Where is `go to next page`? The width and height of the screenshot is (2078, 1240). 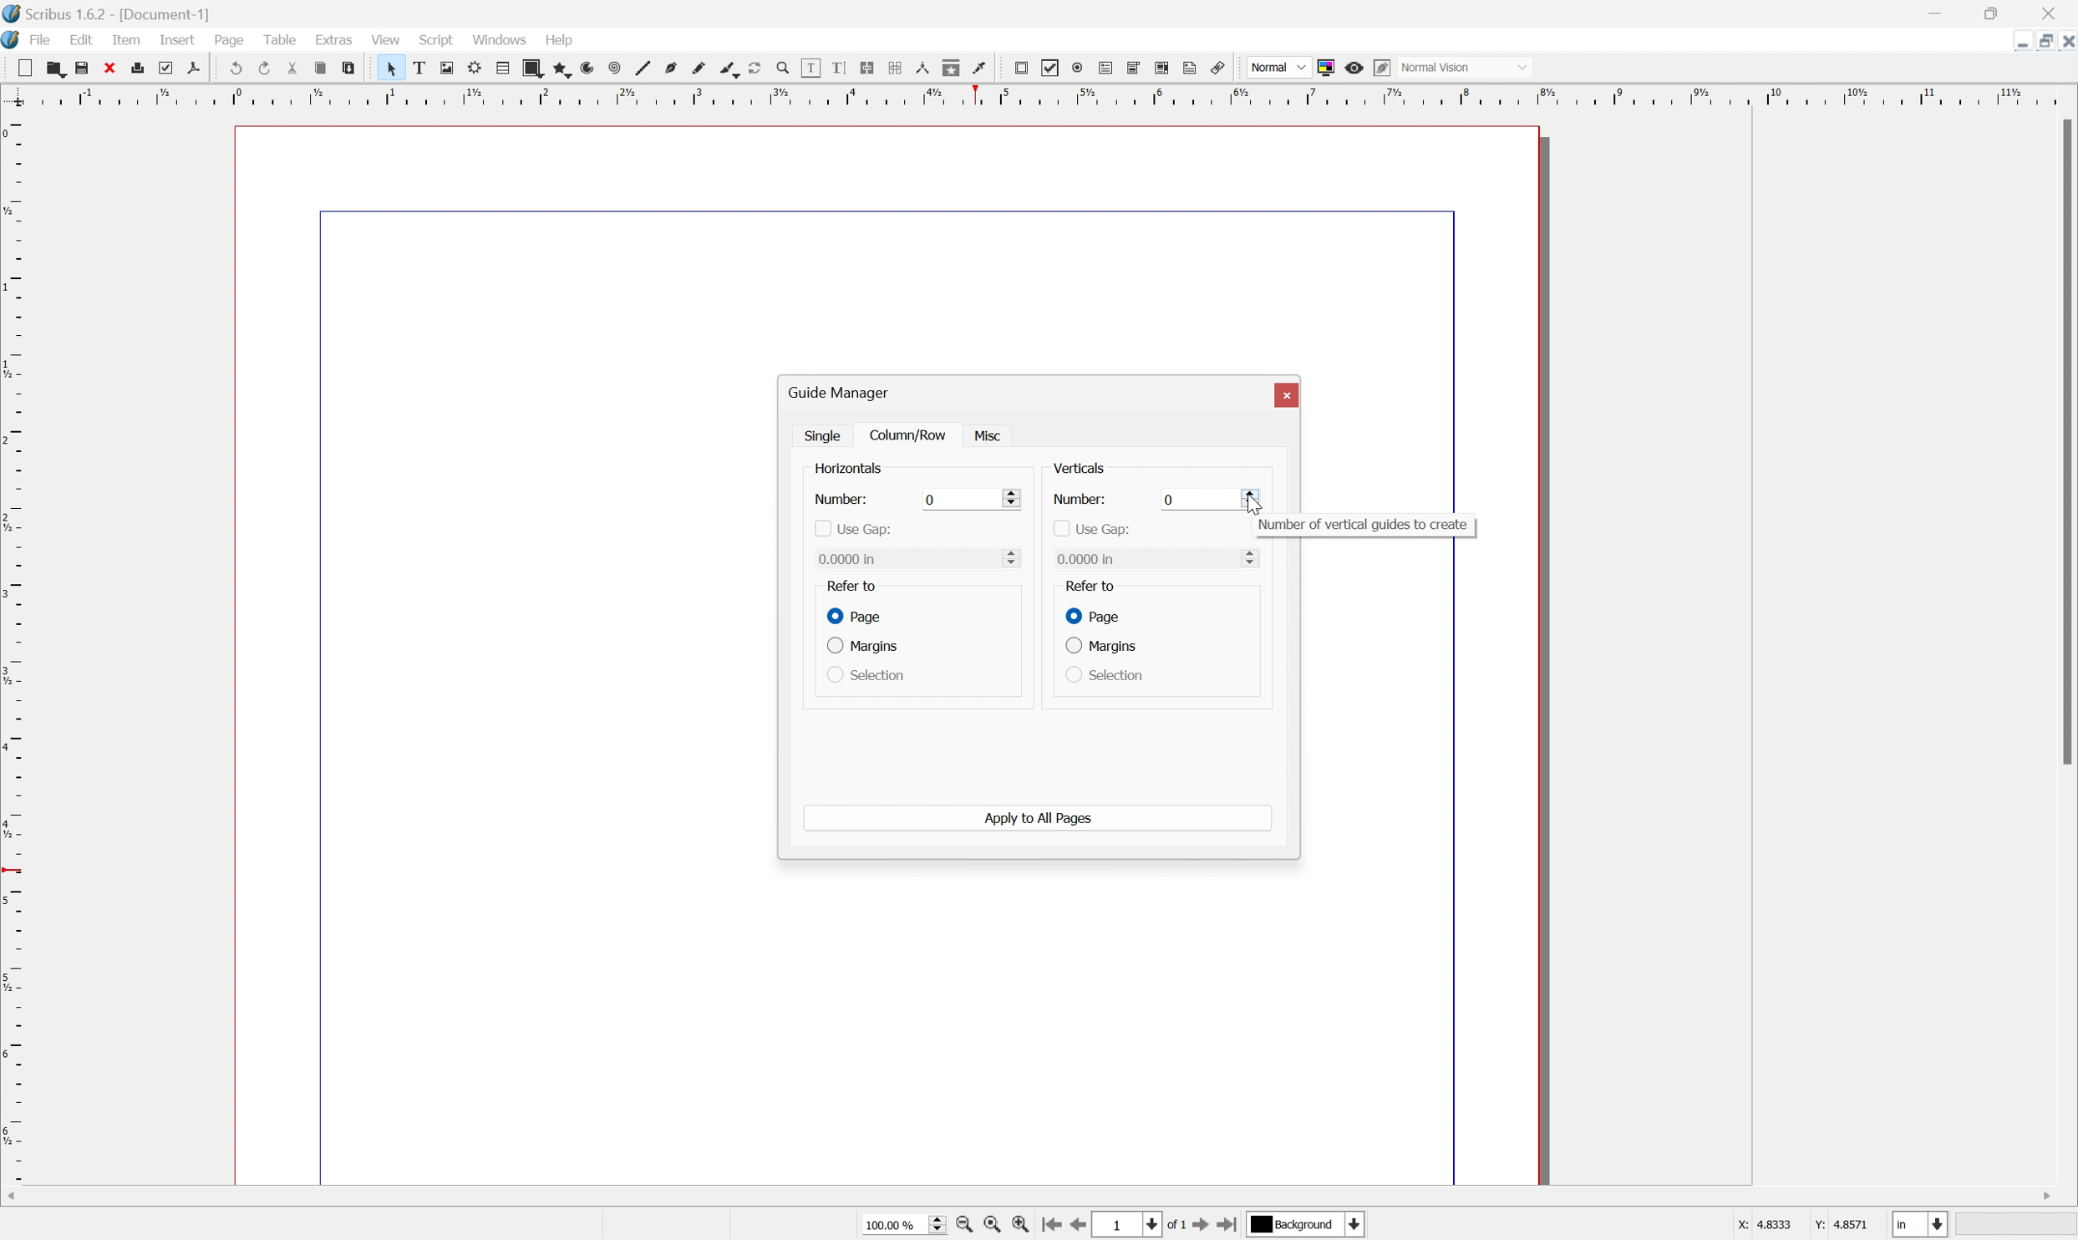
go to next page is located at coordinates (1197, 1227).